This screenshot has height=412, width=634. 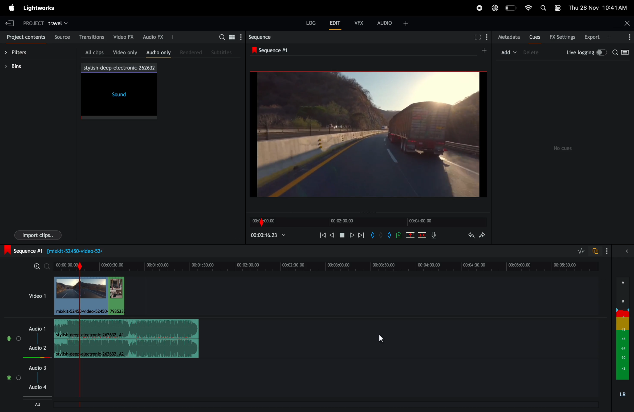 I want to click on filters, so click(x=23, y=52).